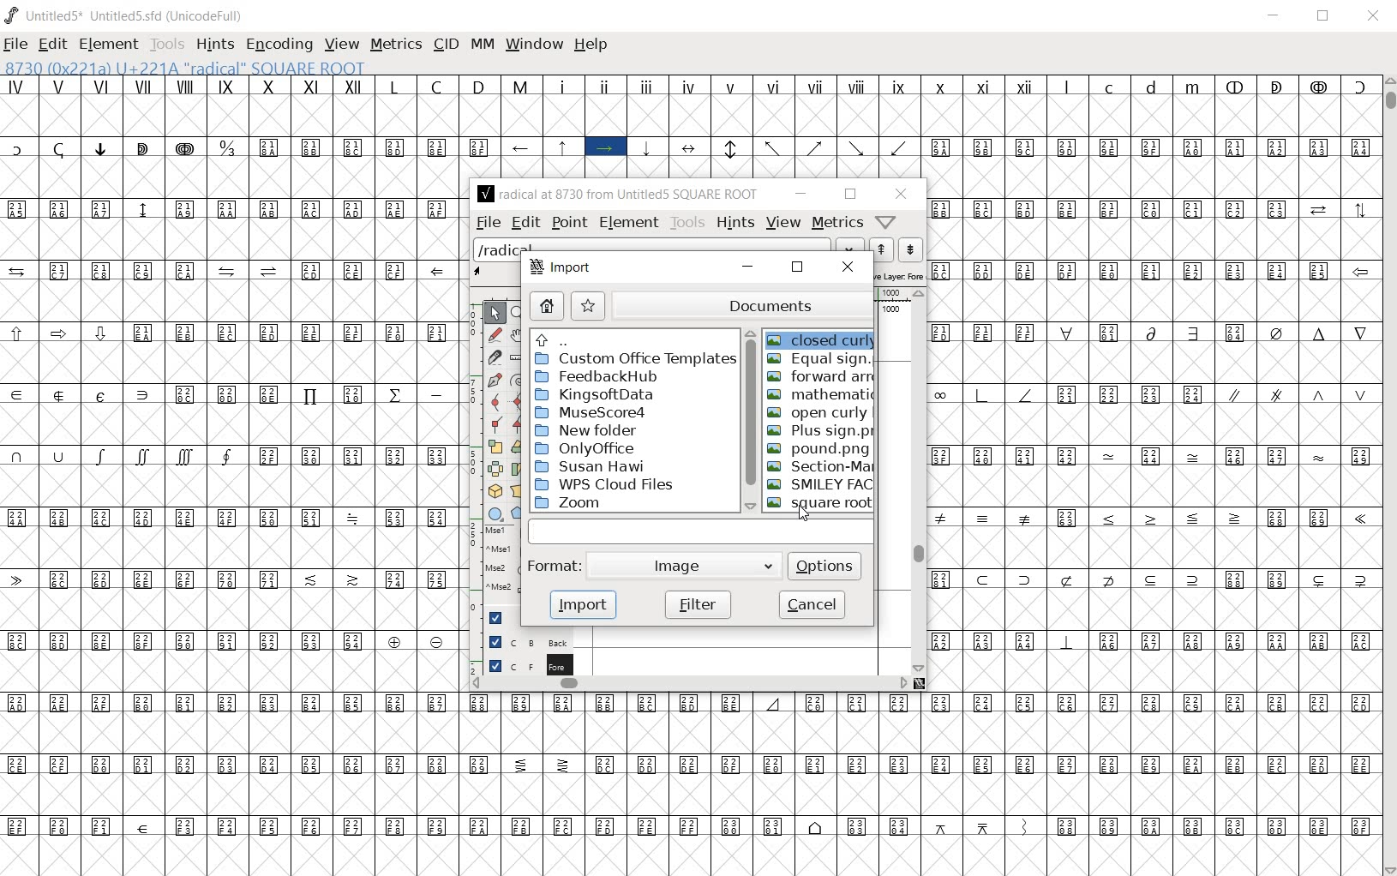 The width and height of the screenshot is (1397, 876). What do you see at coordinates (902, 194) in the screenshot?
I see `close` at bounding box center [902, 194].